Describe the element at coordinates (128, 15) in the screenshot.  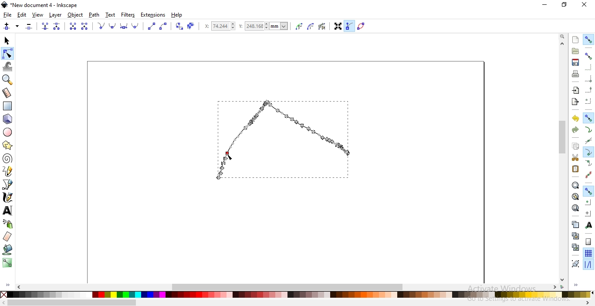
I see `filters` at that location.